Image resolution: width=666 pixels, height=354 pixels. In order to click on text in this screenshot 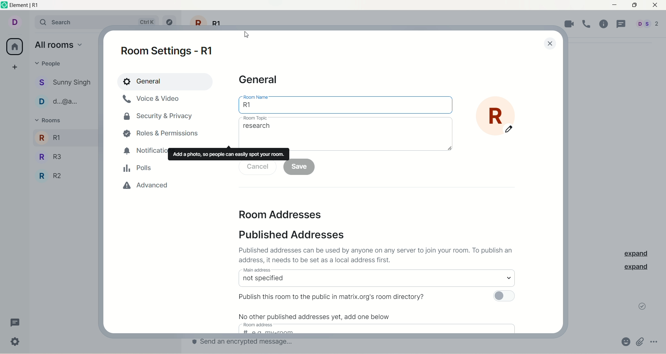, I will do `click(376, 256)`.